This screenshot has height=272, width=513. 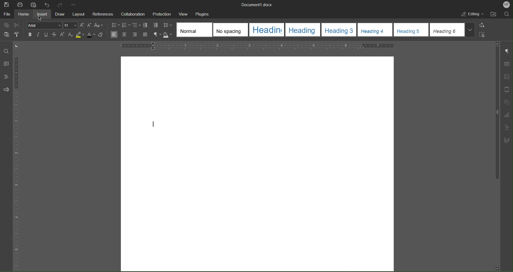 What do you see at coordinates (131, 13) in the screenshot?
I see `Collaboration` at bounding box center [131, 13].